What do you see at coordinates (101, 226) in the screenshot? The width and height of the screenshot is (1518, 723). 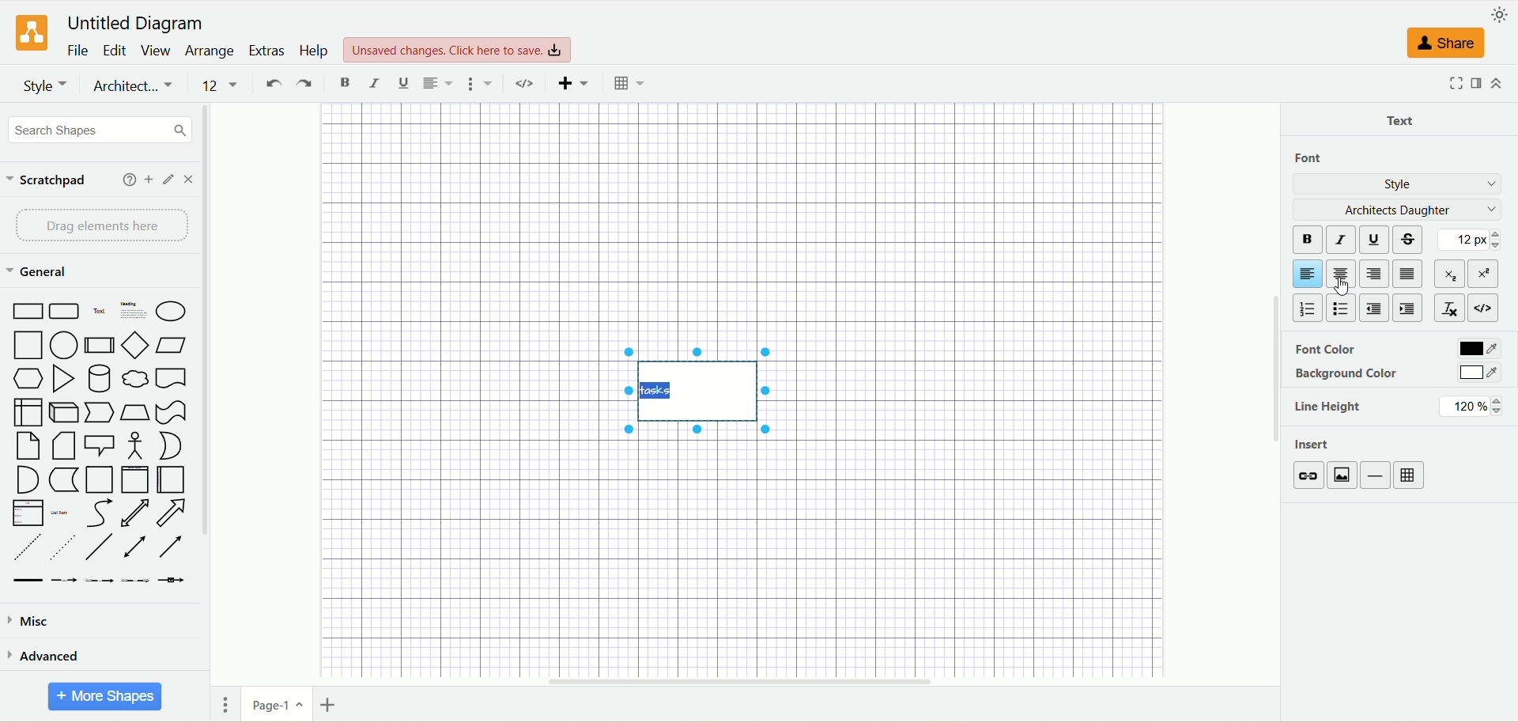 I see `drag elements here` at bounding box center [101, 226].